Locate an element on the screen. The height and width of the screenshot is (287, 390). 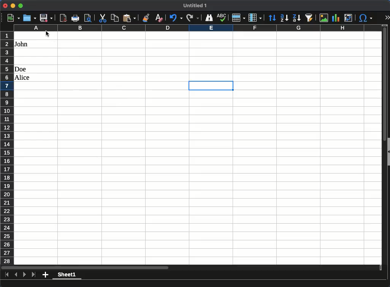
row is located at coordinates (238, 17).